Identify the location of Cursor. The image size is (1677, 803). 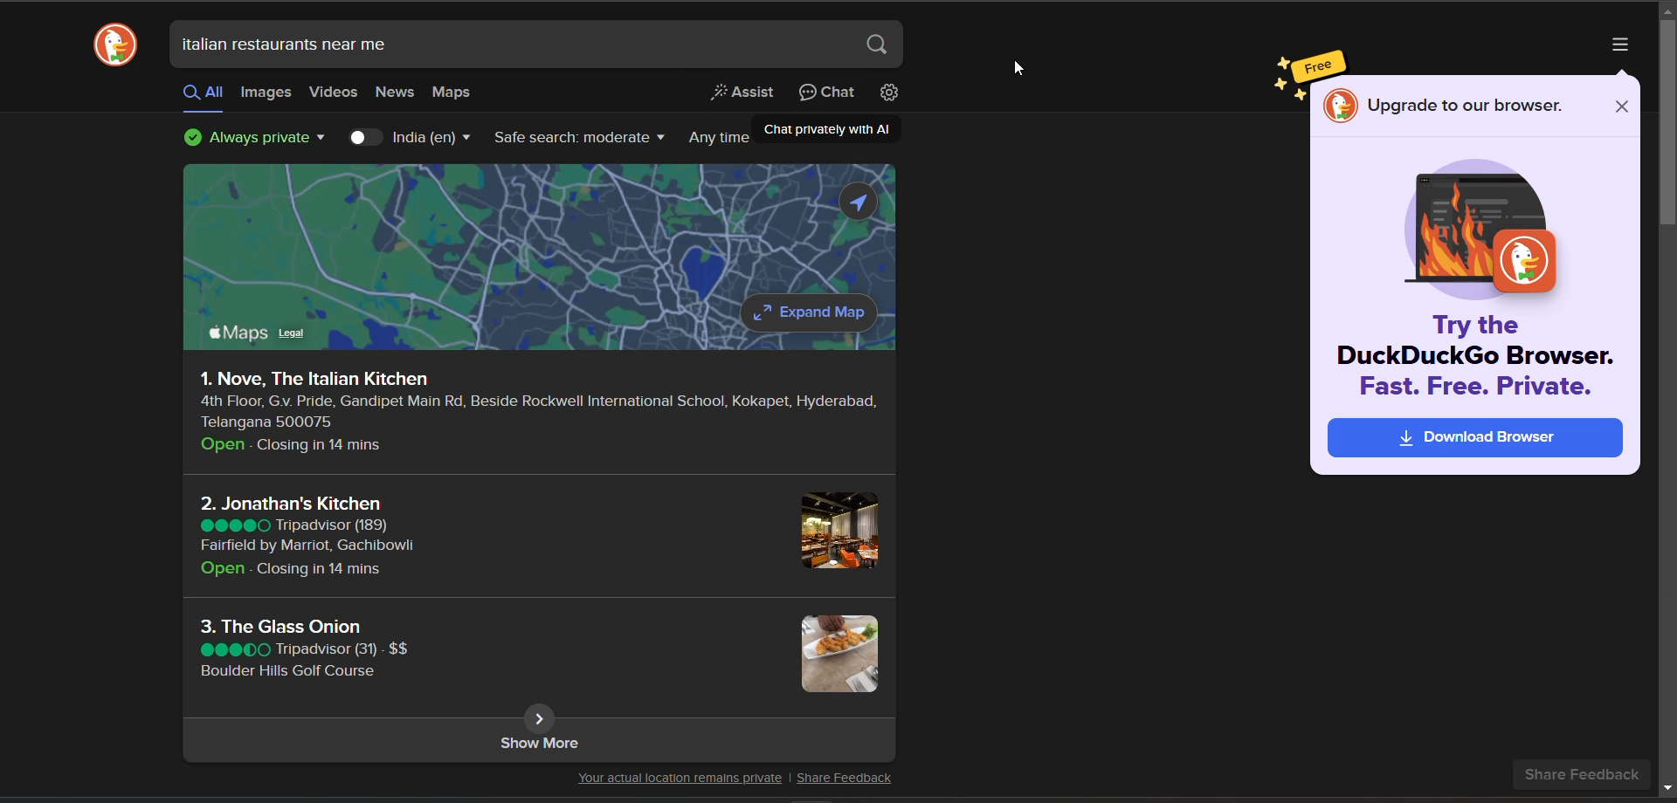
(1018, 67).